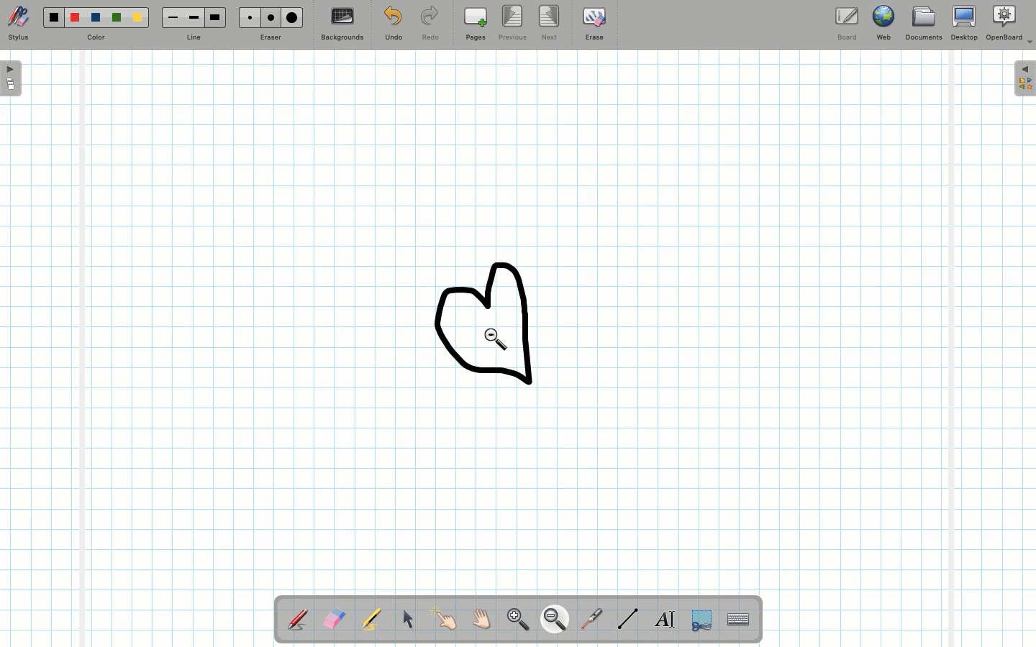  I want to click on Grab, so click(482, 619).